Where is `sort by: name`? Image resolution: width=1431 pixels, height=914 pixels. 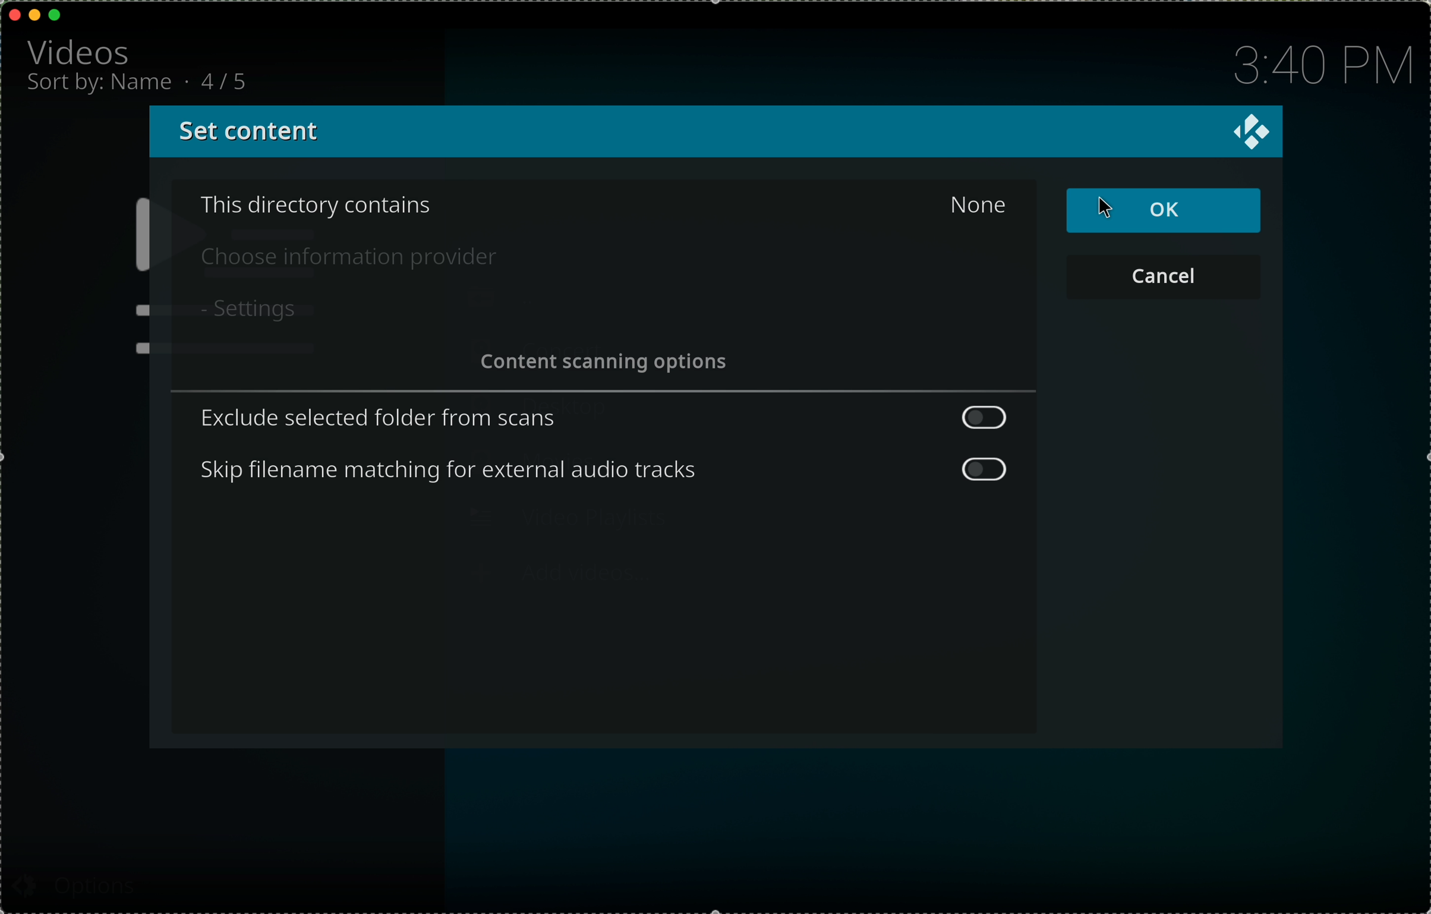 sort by: name is located at coordinates (101, 86).